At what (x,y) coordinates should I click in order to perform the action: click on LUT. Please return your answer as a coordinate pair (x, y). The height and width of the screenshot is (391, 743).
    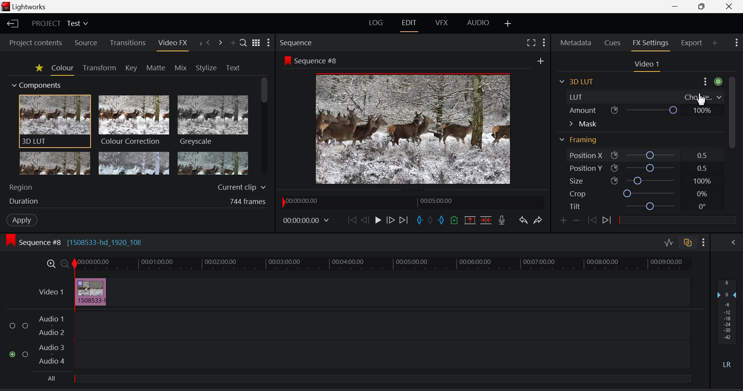
    Looking at the image, I should click on (648, 97).